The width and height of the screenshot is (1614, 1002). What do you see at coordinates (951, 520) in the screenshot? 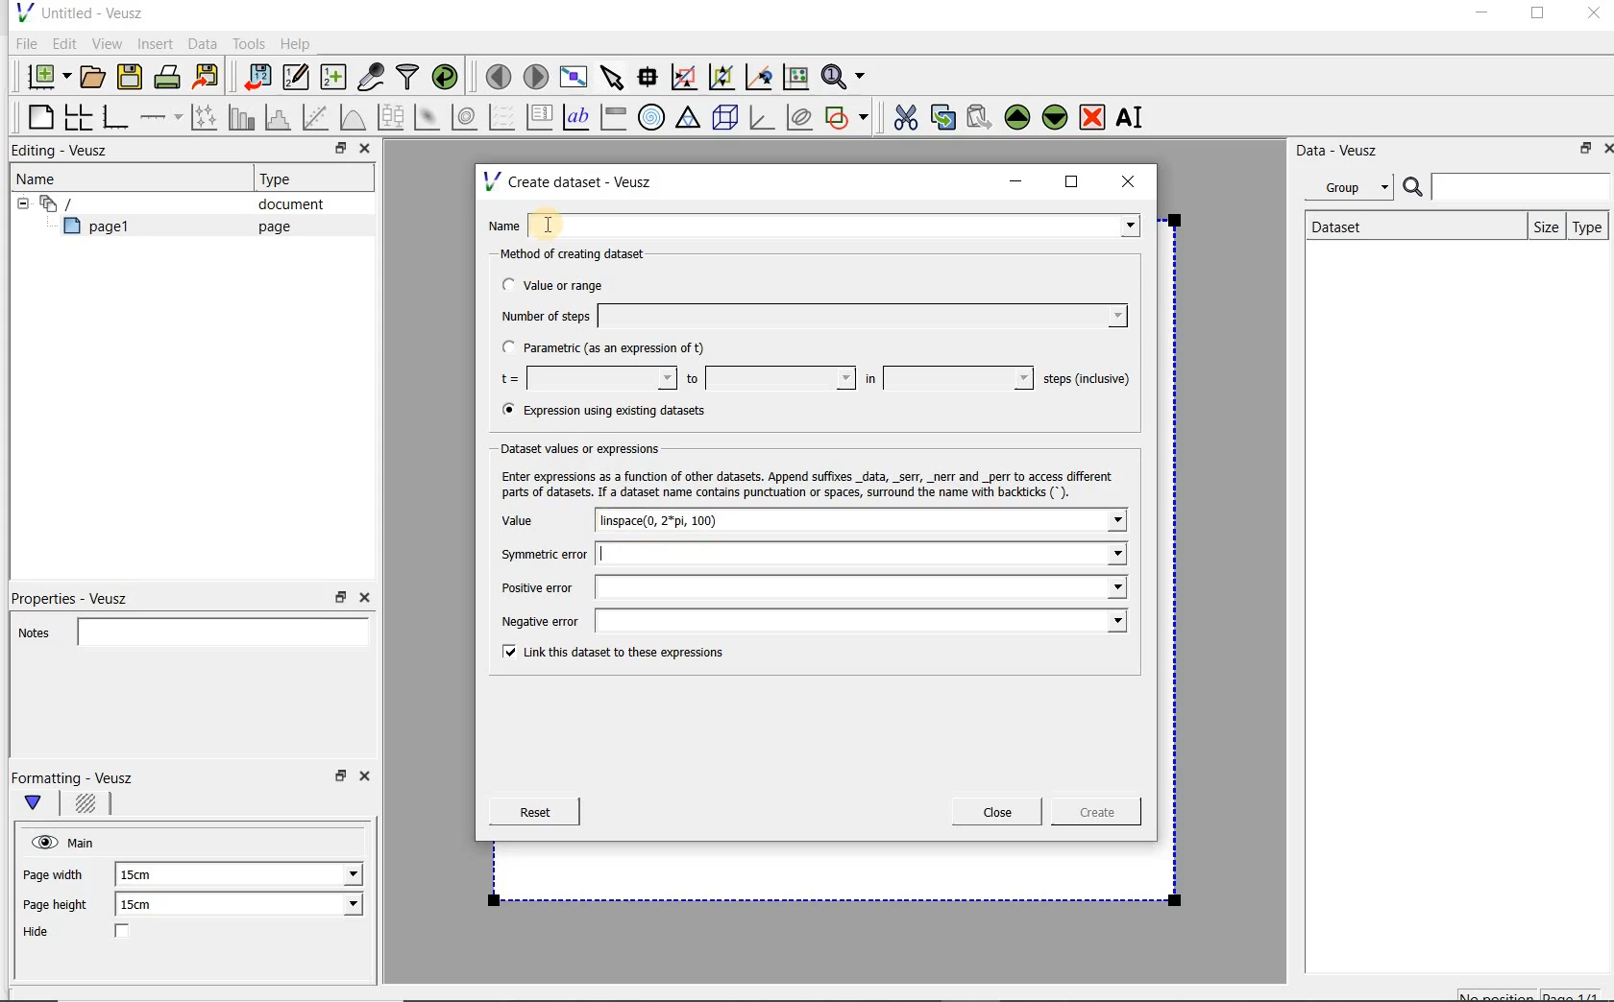
I see `Value input field` at bounding box center [951, 520].